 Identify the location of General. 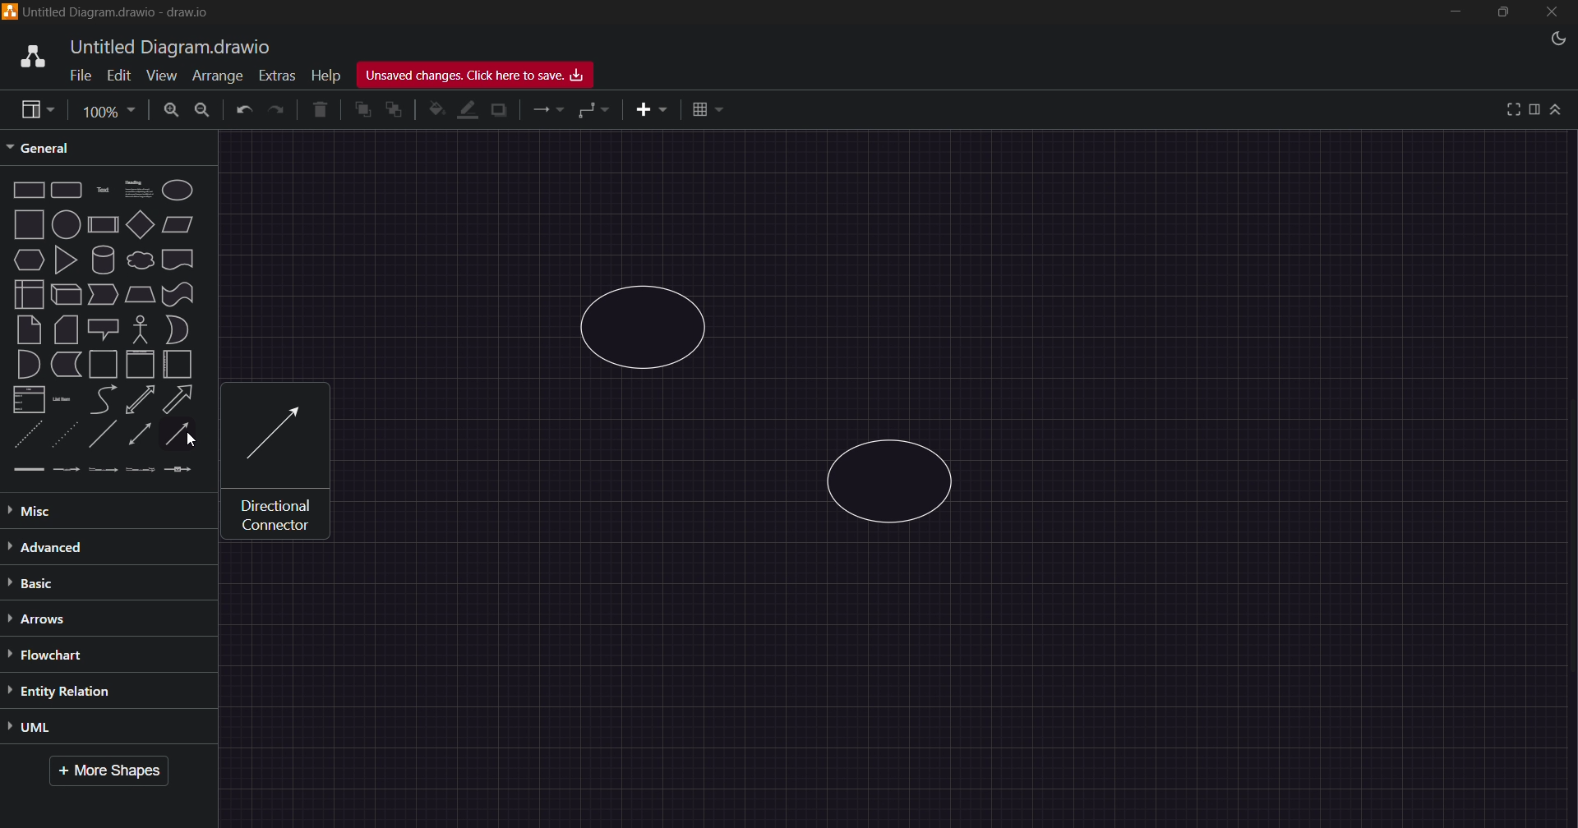
(53, 147).